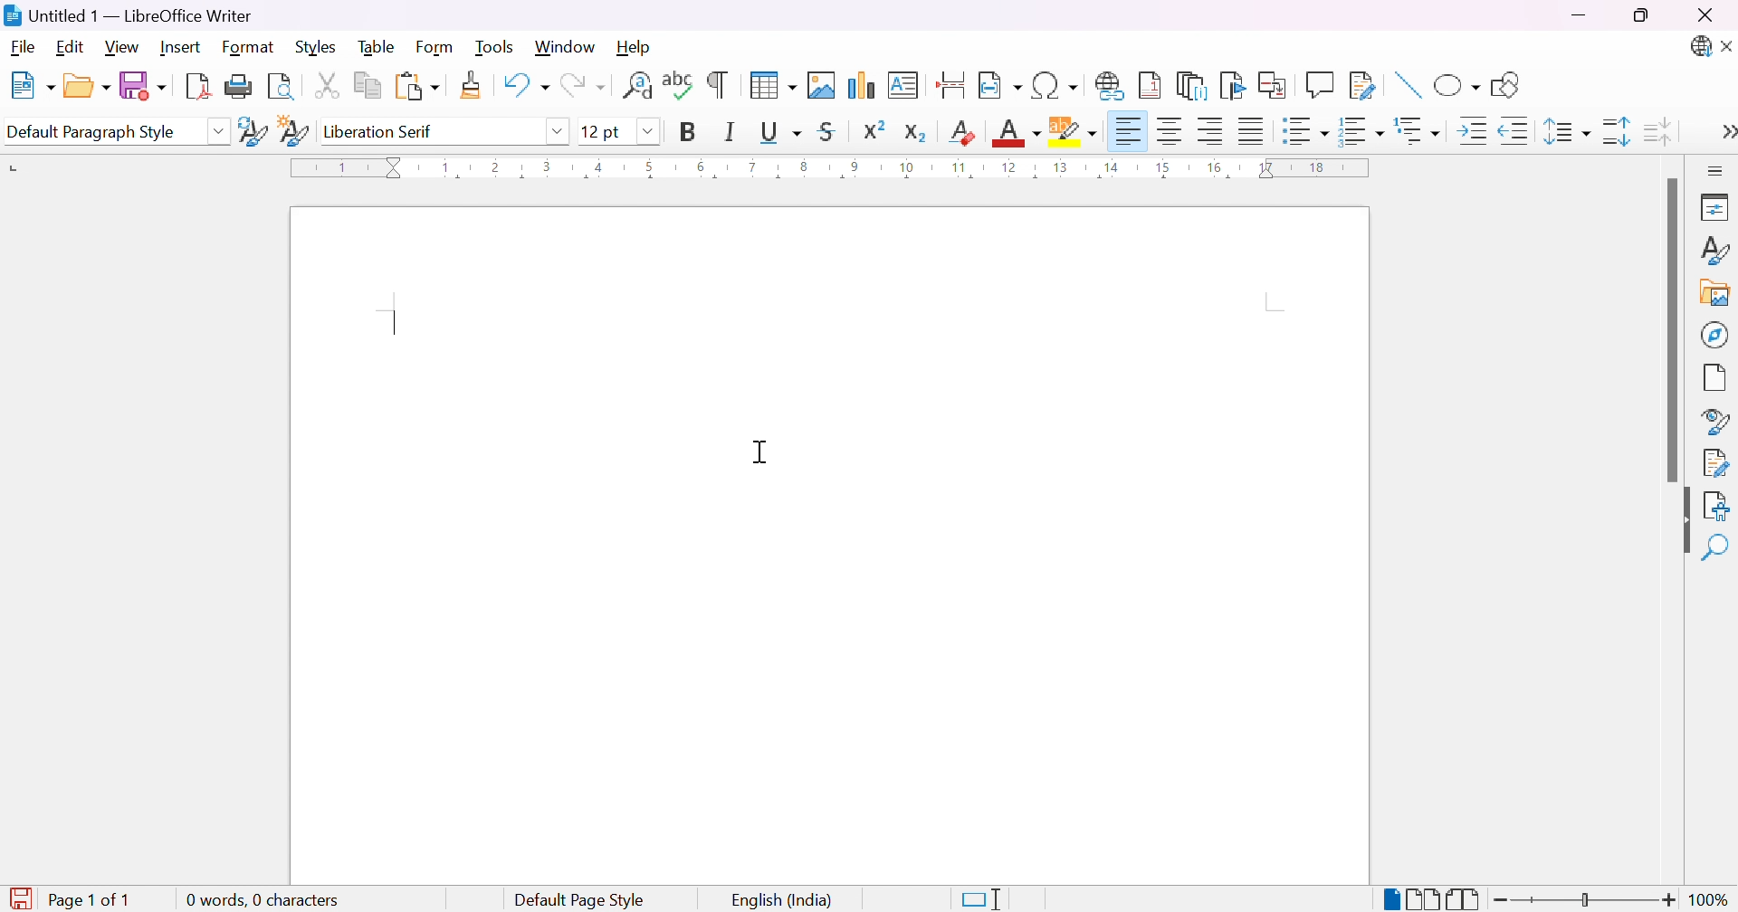 The height and width of the screenshot is (912, 1738). What do you see at coordinates (1583, 901) in the screenshot?
I see `Slider` at bounding box center [1583, 901].